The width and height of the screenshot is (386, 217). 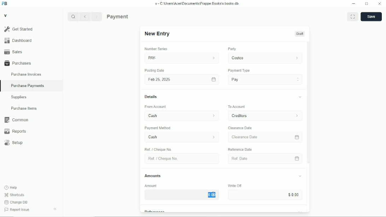 What do you see at coordinates (183, 195) in the screenshot?
I see `$000` at bounding box center [183, 195].